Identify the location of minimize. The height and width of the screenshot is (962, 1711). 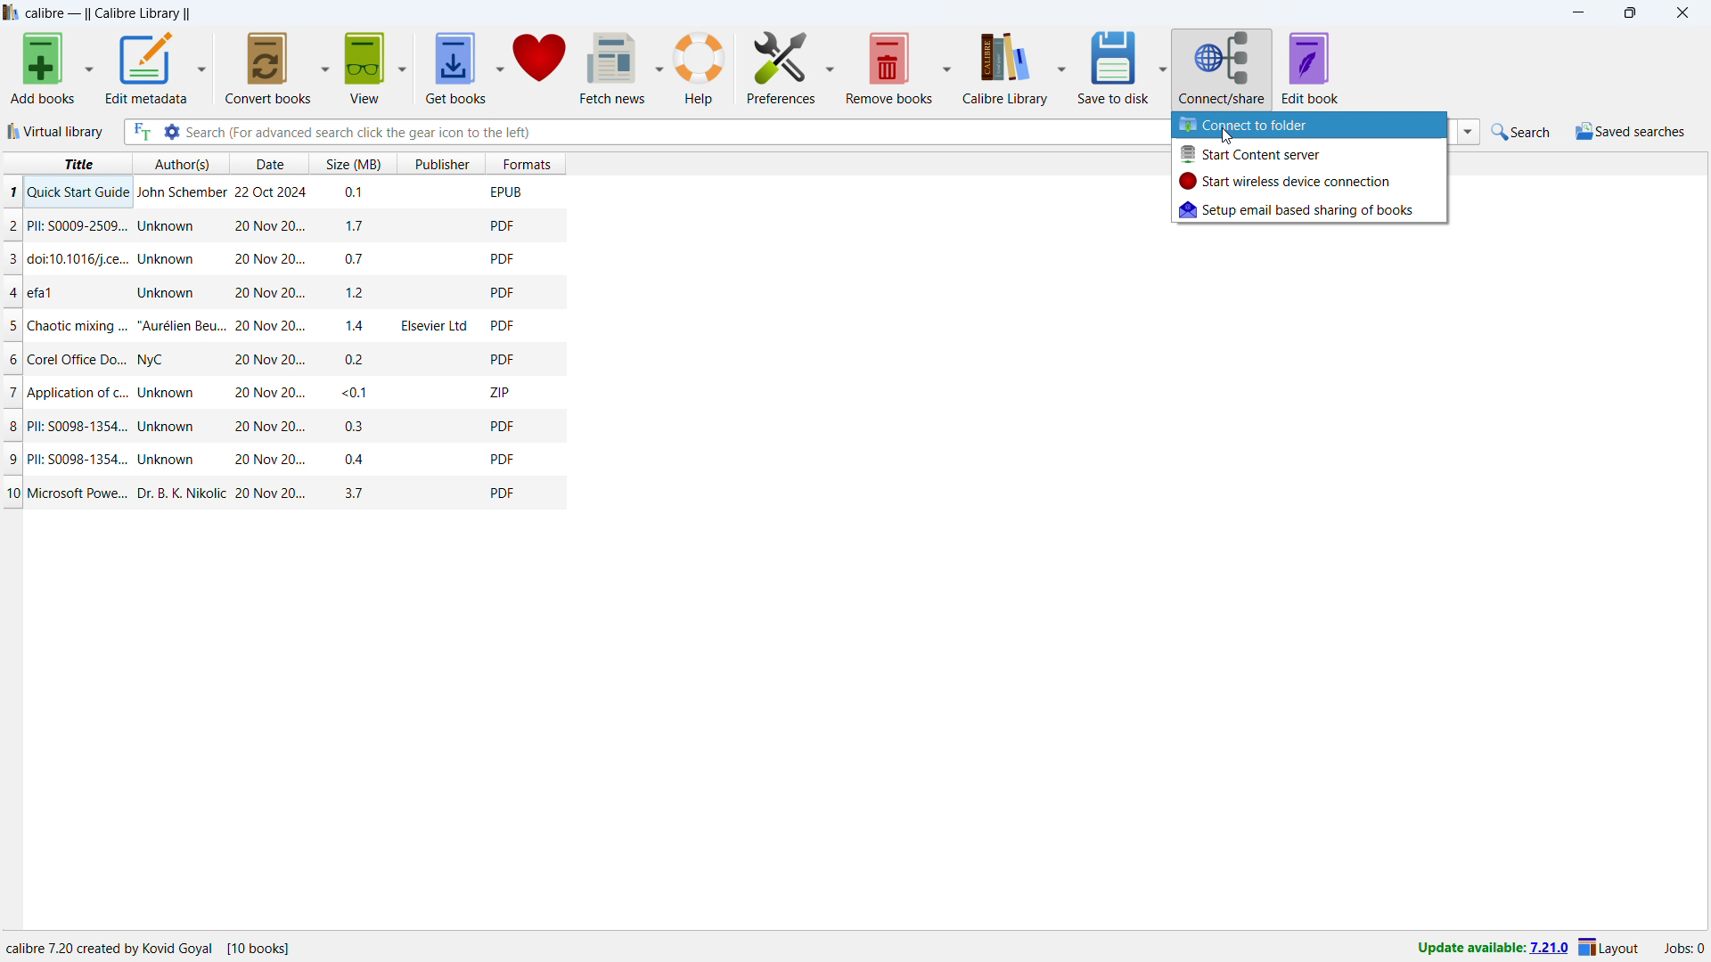
(1577, 13).